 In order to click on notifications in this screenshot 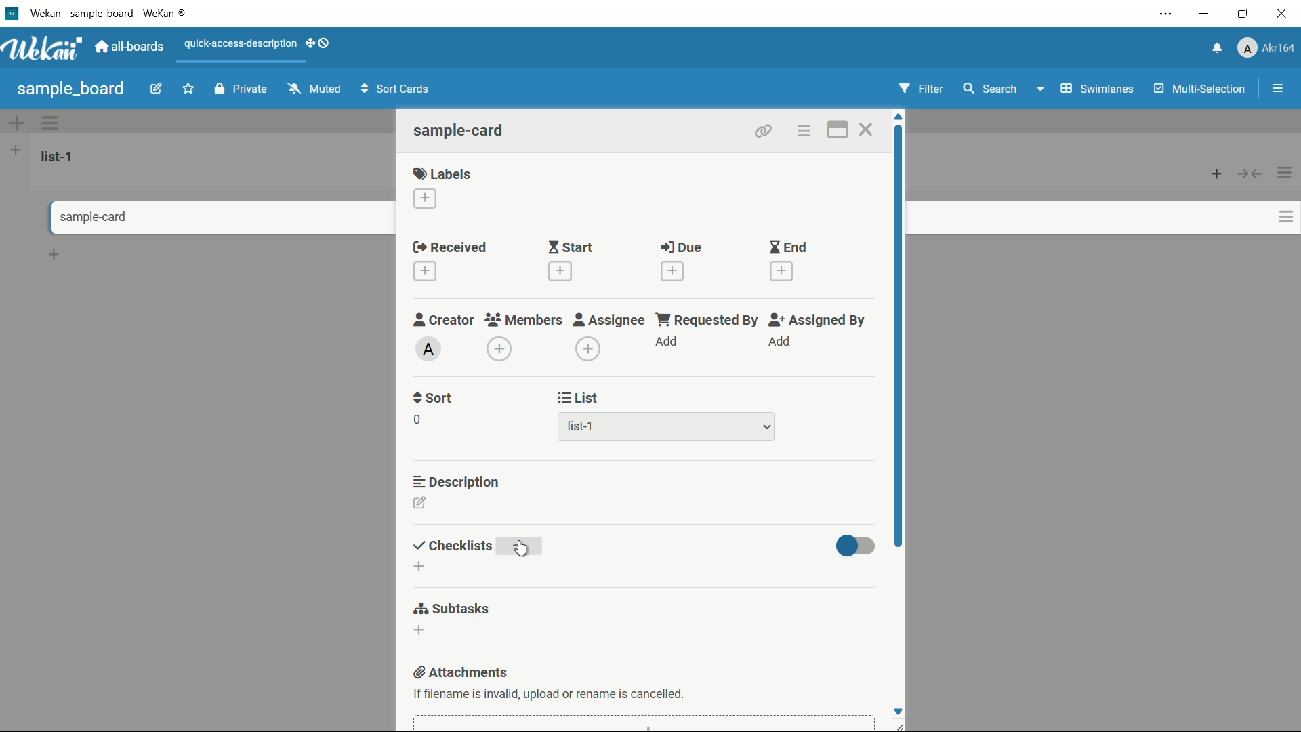, I will do `click(1215, 47)`.